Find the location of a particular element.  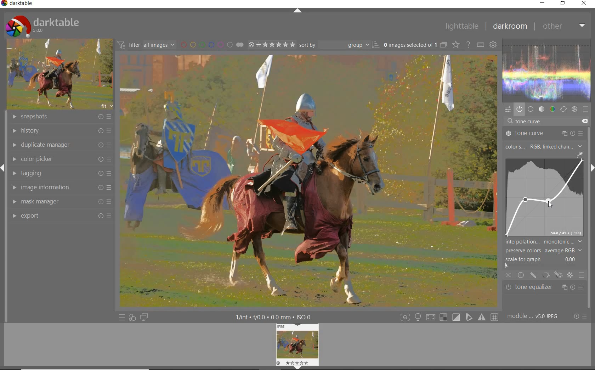

uniformly is located at coordinates (521, 275).